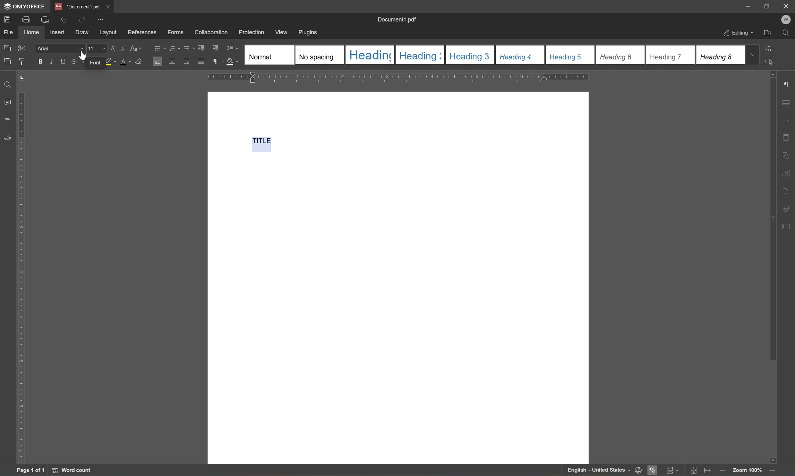 The image size is (795, 476). Describe the element at coordinates (175, 48) in the screenshot. I see `numbering` at that location.